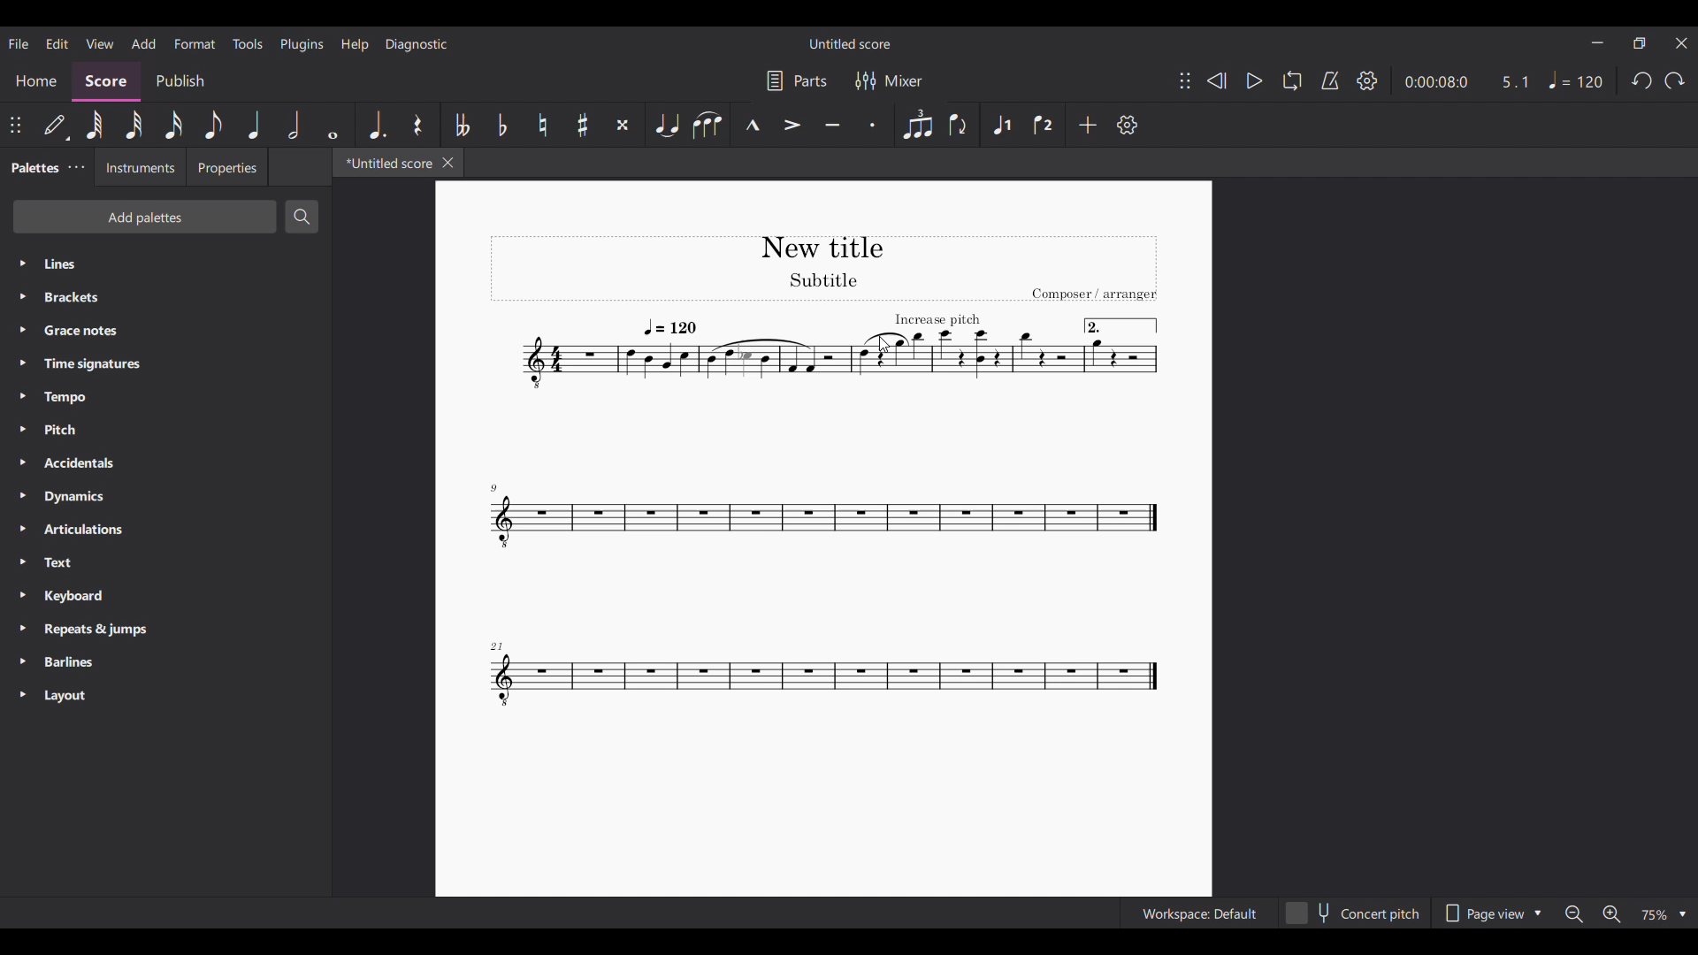 This screenshot has width=1698, height=955. I want to click on Time signatures, so click(165, 364).